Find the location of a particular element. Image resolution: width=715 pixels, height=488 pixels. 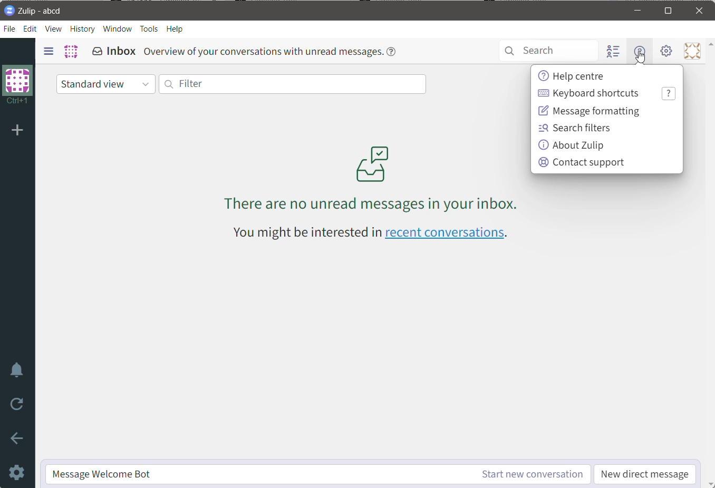

History is located at coordinates (83, 29).